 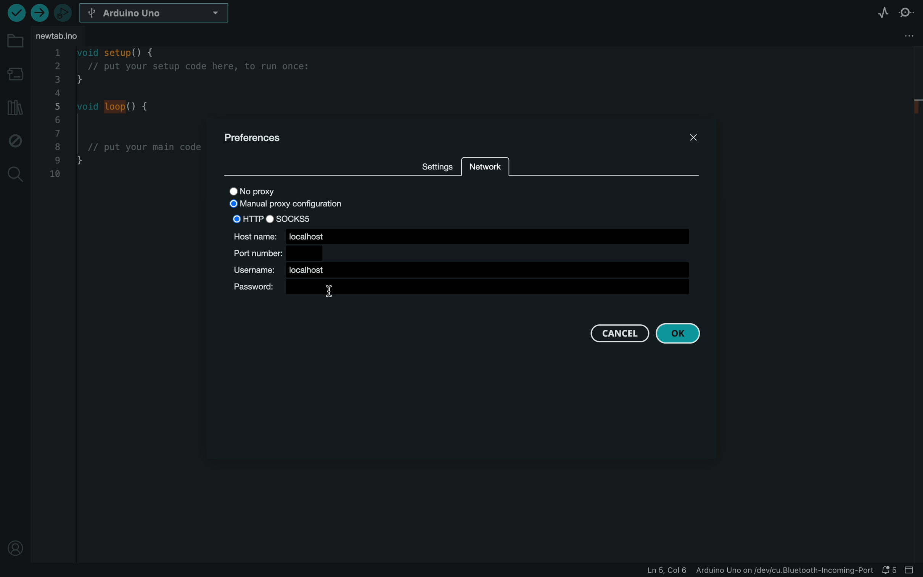 I want to click on notification, so click(x=890, y=570).